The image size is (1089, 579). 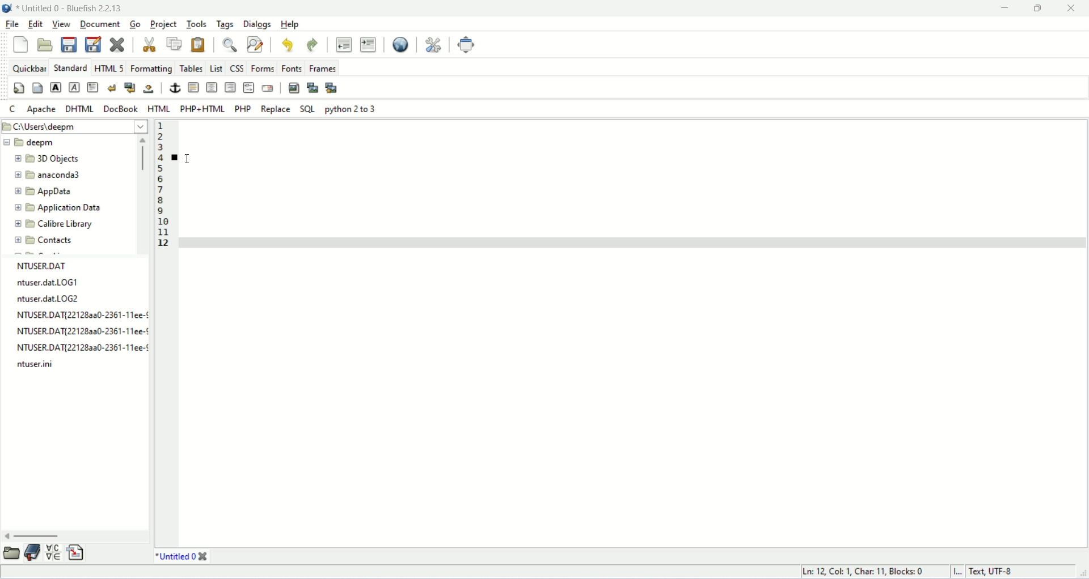 I want to click on center, so click(x=213, y=87).